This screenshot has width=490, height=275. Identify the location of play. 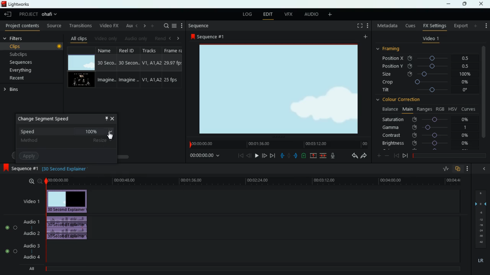
(257, 155).